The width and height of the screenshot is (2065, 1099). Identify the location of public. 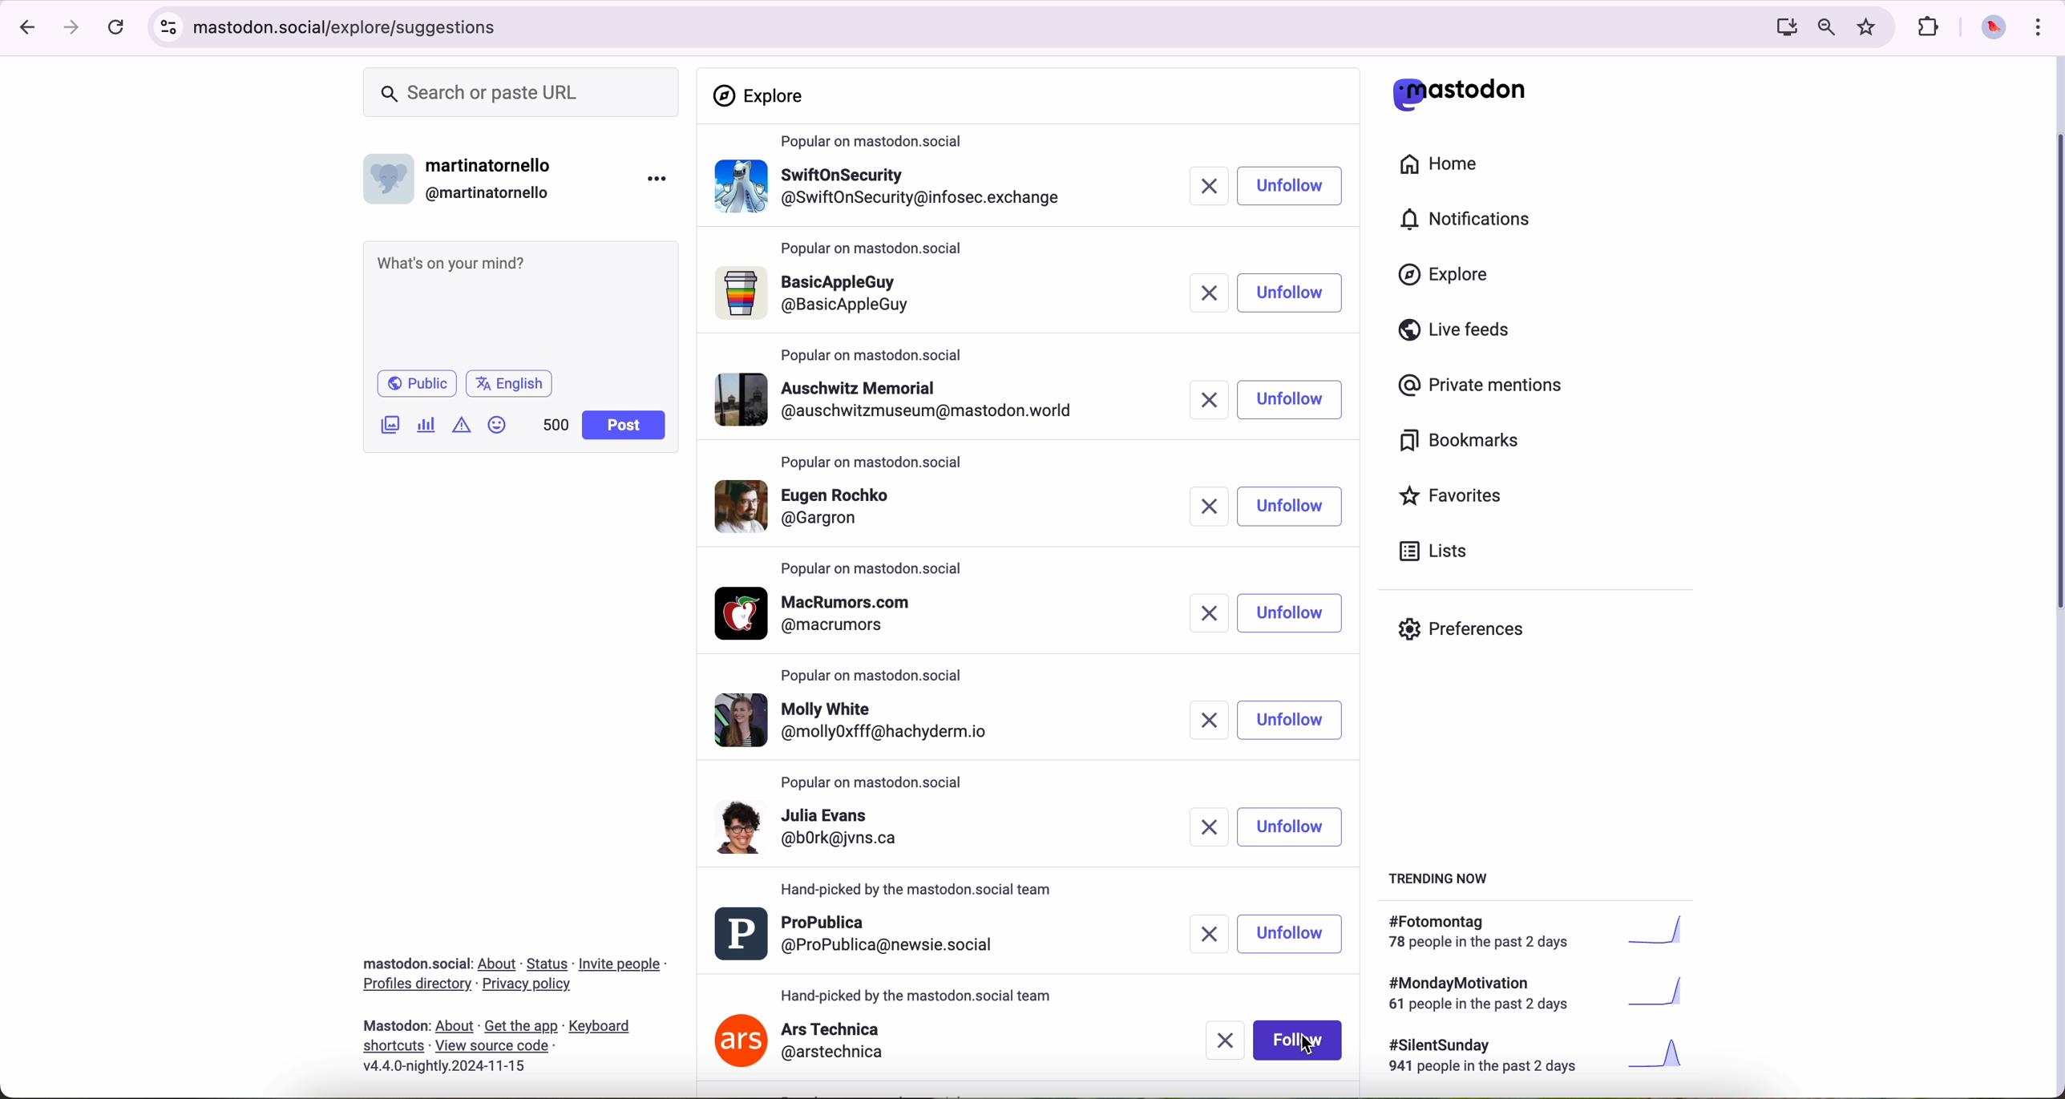
(415, 383).